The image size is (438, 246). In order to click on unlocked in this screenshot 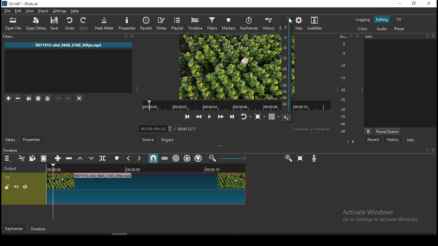, I will do `click(7, 187)`.